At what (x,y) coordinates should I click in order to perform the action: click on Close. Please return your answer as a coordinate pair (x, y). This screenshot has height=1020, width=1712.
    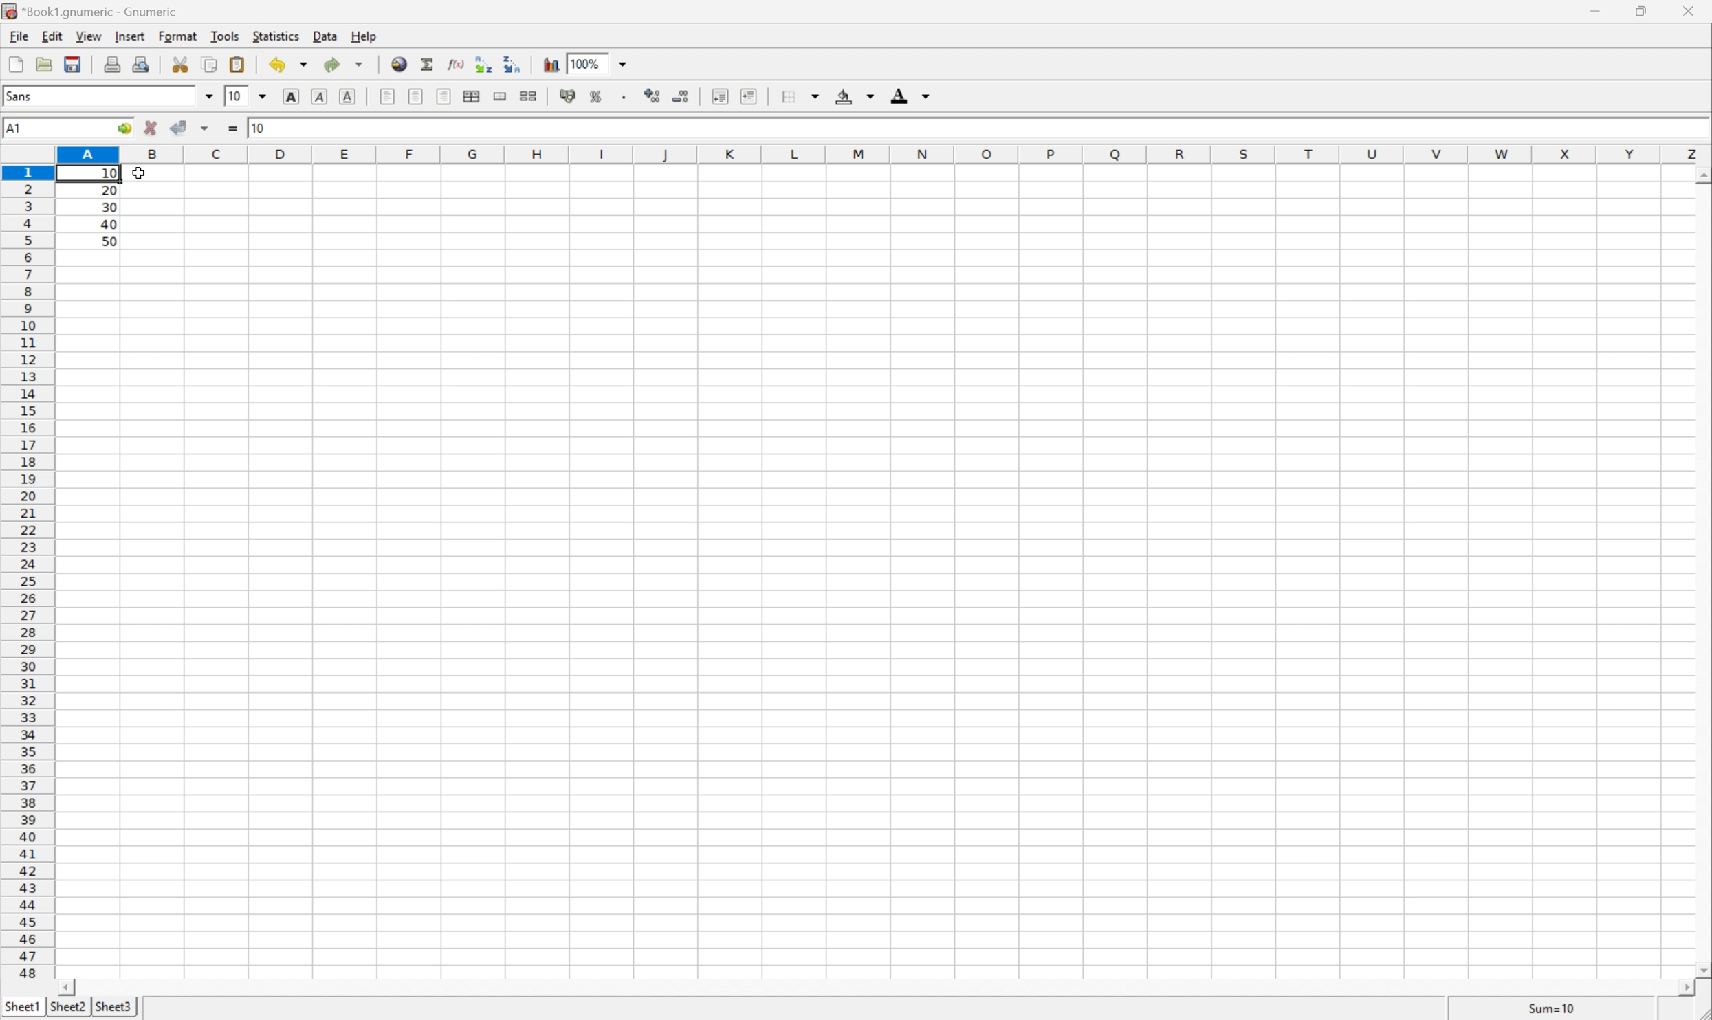
    Looking at the image, I should click on (1690, 9).